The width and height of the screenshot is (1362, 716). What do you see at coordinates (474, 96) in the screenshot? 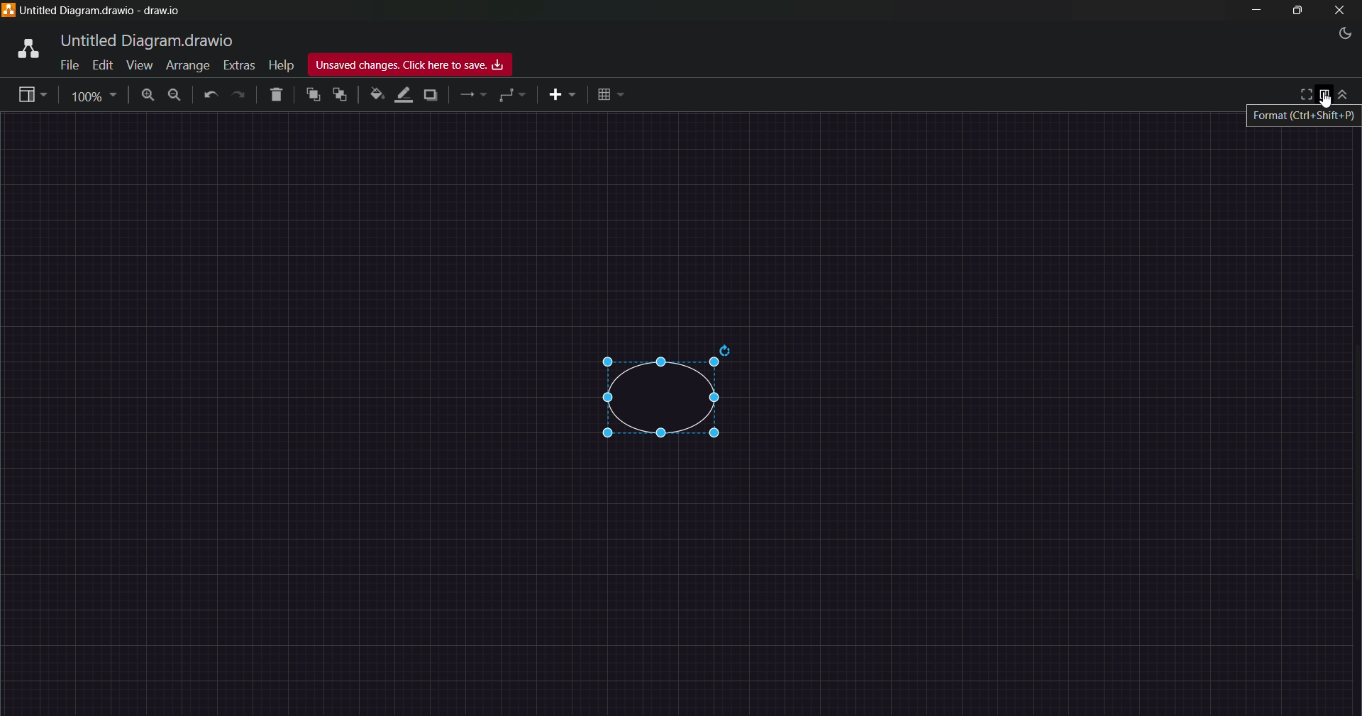
I see `connections` at bounding box center [474, 96].